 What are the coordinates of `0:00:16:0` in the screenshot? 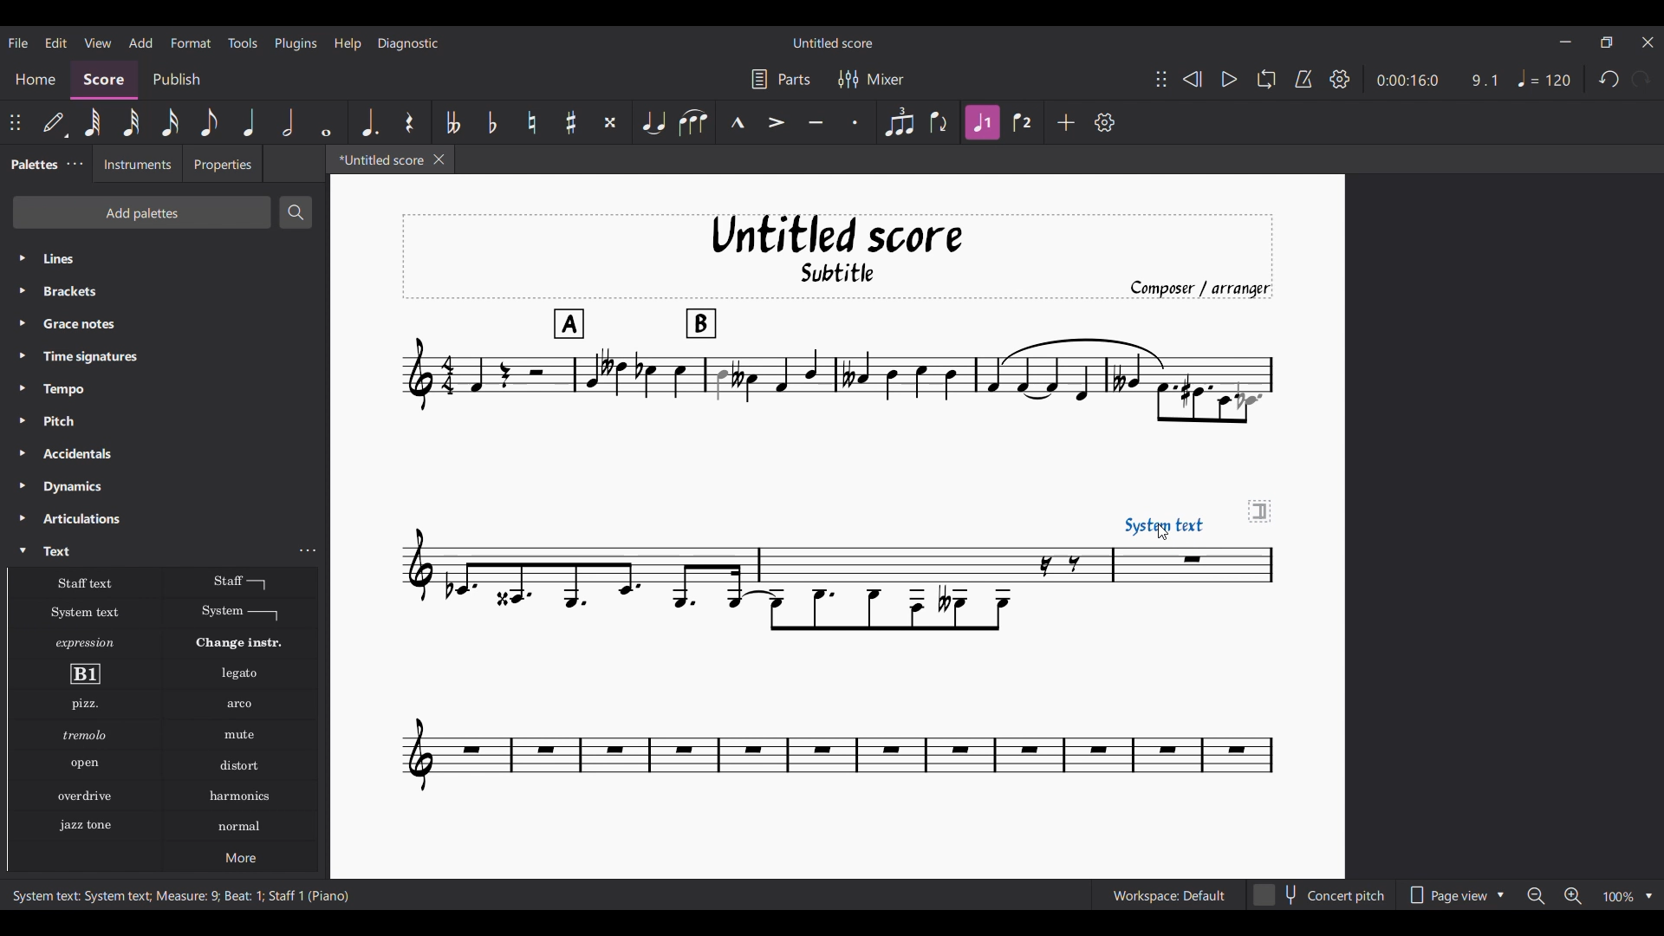 It's located at (1407, 81).